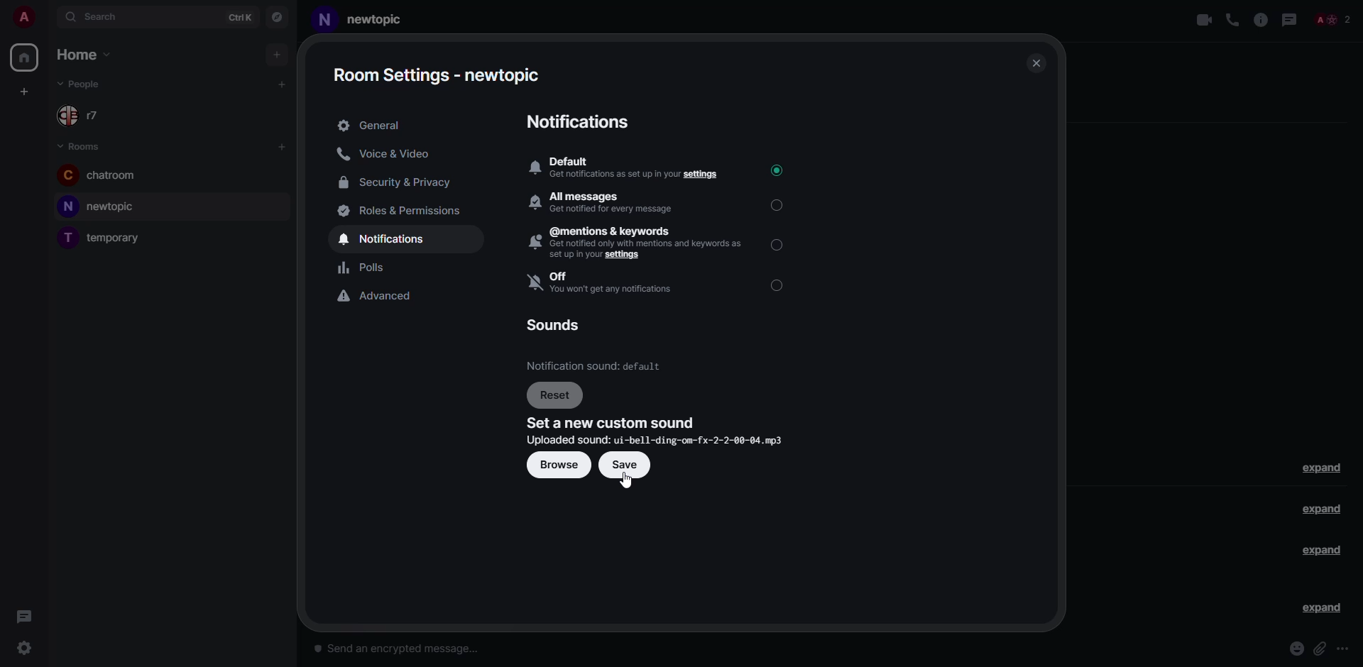  I want to click on add, so click(280, 146).